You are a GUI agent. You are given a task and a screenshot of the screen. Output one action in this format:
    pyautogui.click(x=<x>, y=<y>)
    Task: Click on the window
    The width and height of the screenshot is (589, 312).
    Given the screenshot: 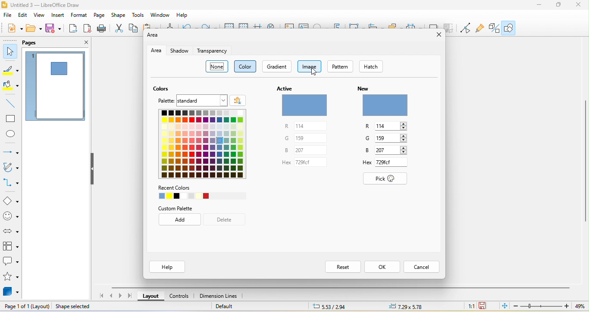 What is the action you would take?
    pyautogui.click(x=161, y=15)
    